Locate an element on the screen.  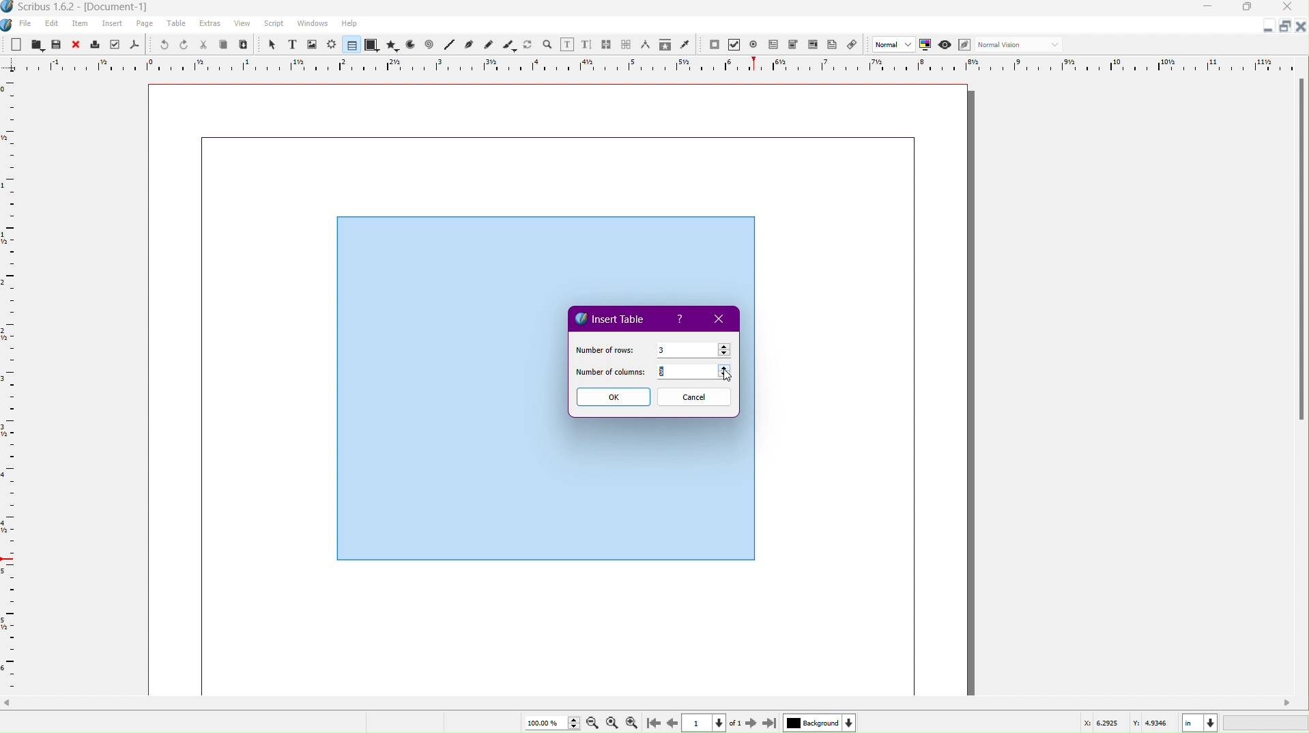
Toggle Color Management System is located at coordinates (927, 46).